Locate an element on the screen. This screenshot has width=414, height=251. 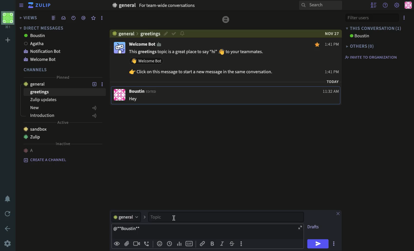
time is located at coordinates (170, 244).